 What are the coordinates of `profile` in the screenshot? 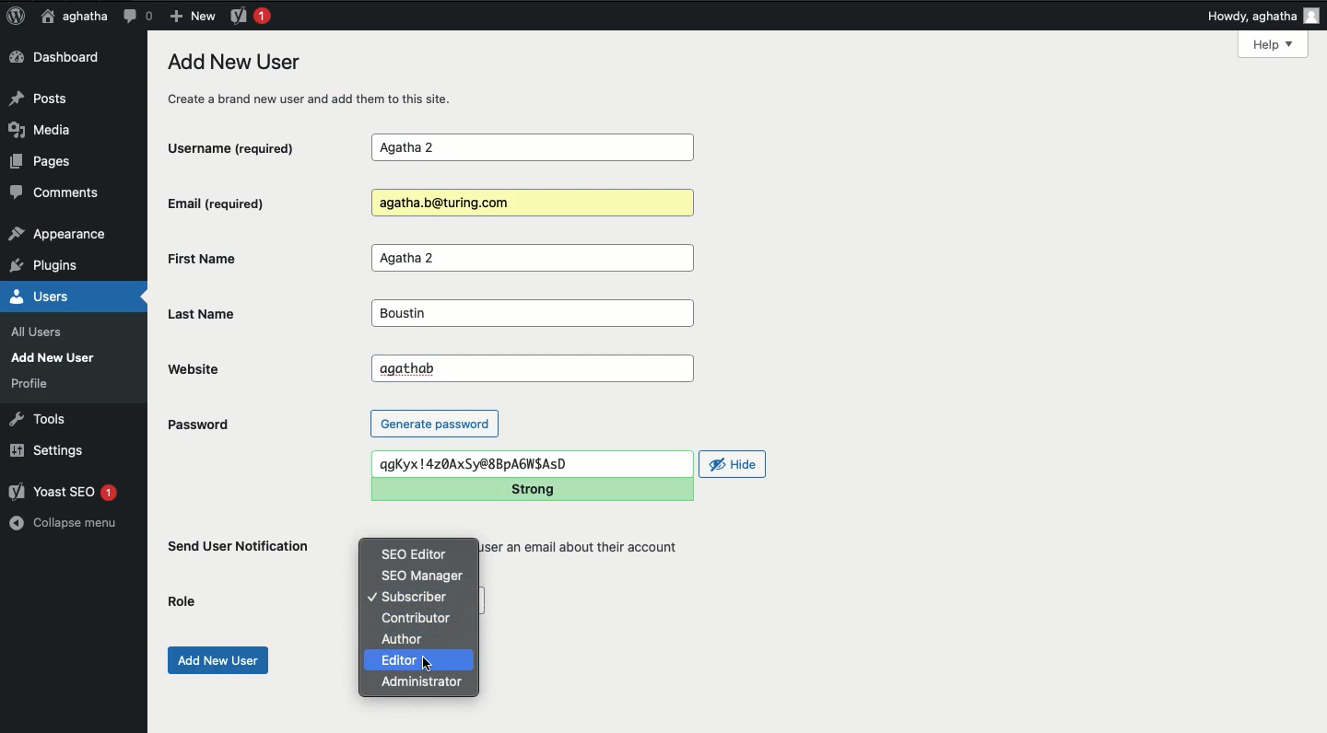 It's located at (35, 383).